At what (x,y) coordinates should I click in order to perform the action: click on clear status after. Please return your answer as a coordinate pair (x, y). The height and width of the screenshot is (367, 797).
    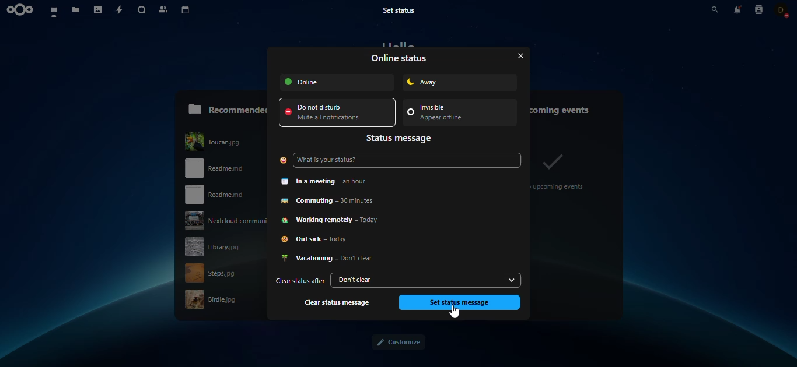
    Looking at the image, I should click on (299, 281).